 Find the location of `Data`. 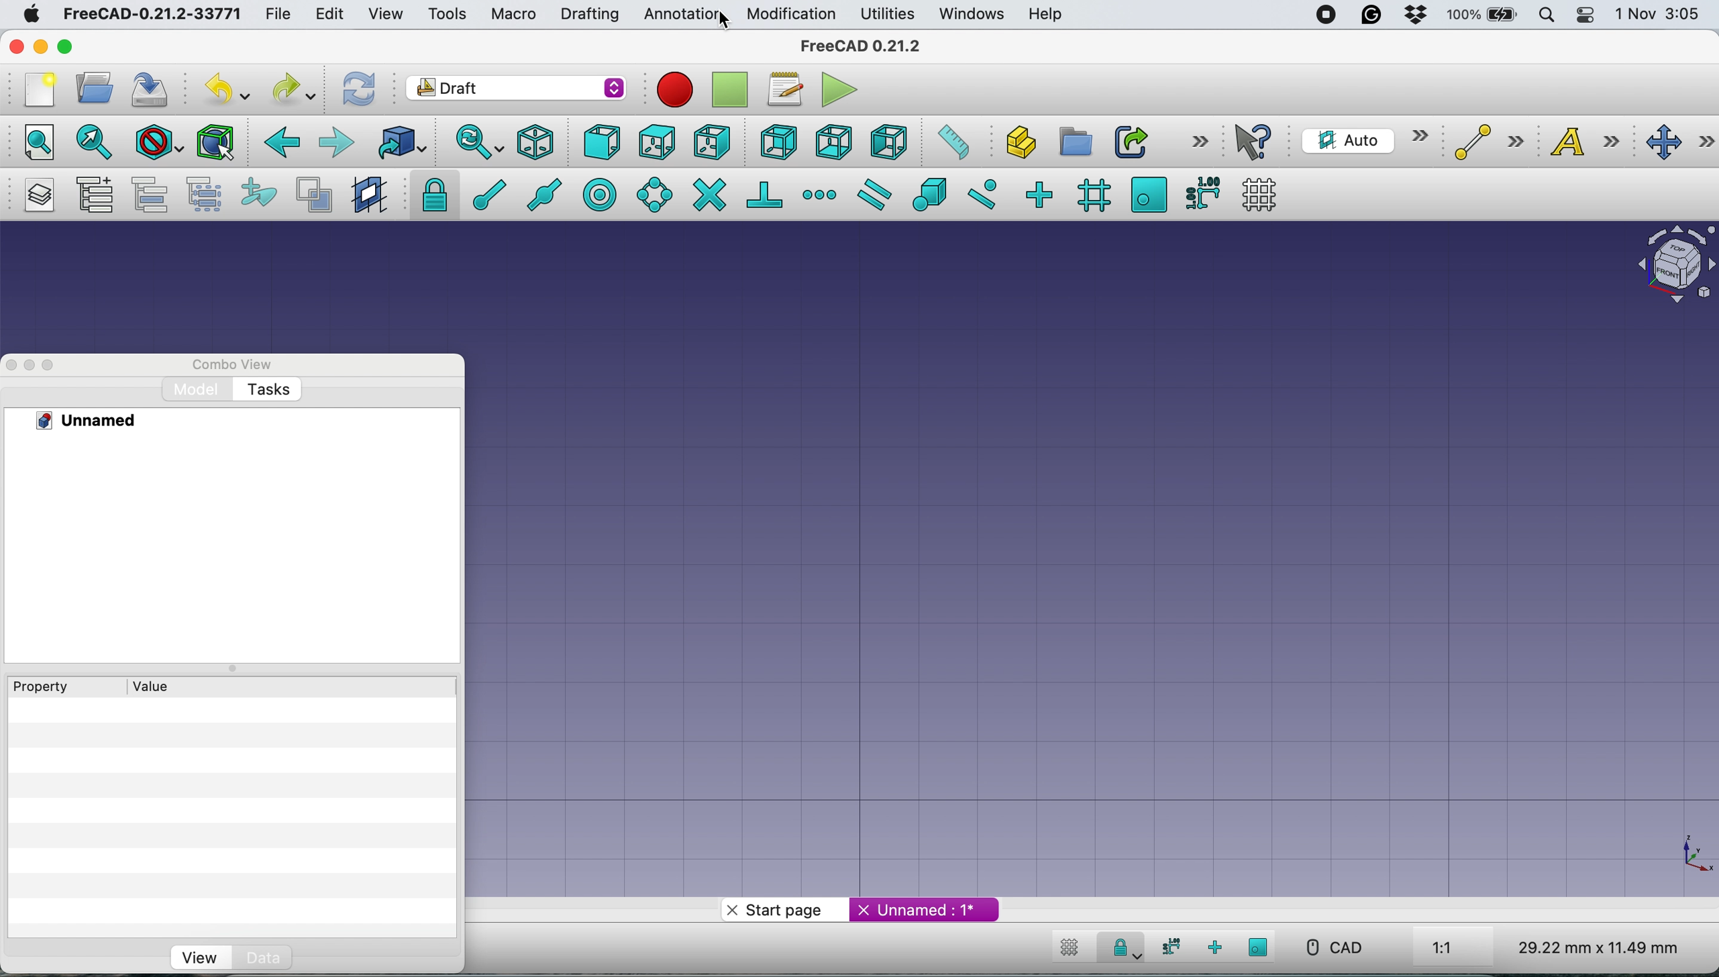

Data is located at coordinates (262, 958).